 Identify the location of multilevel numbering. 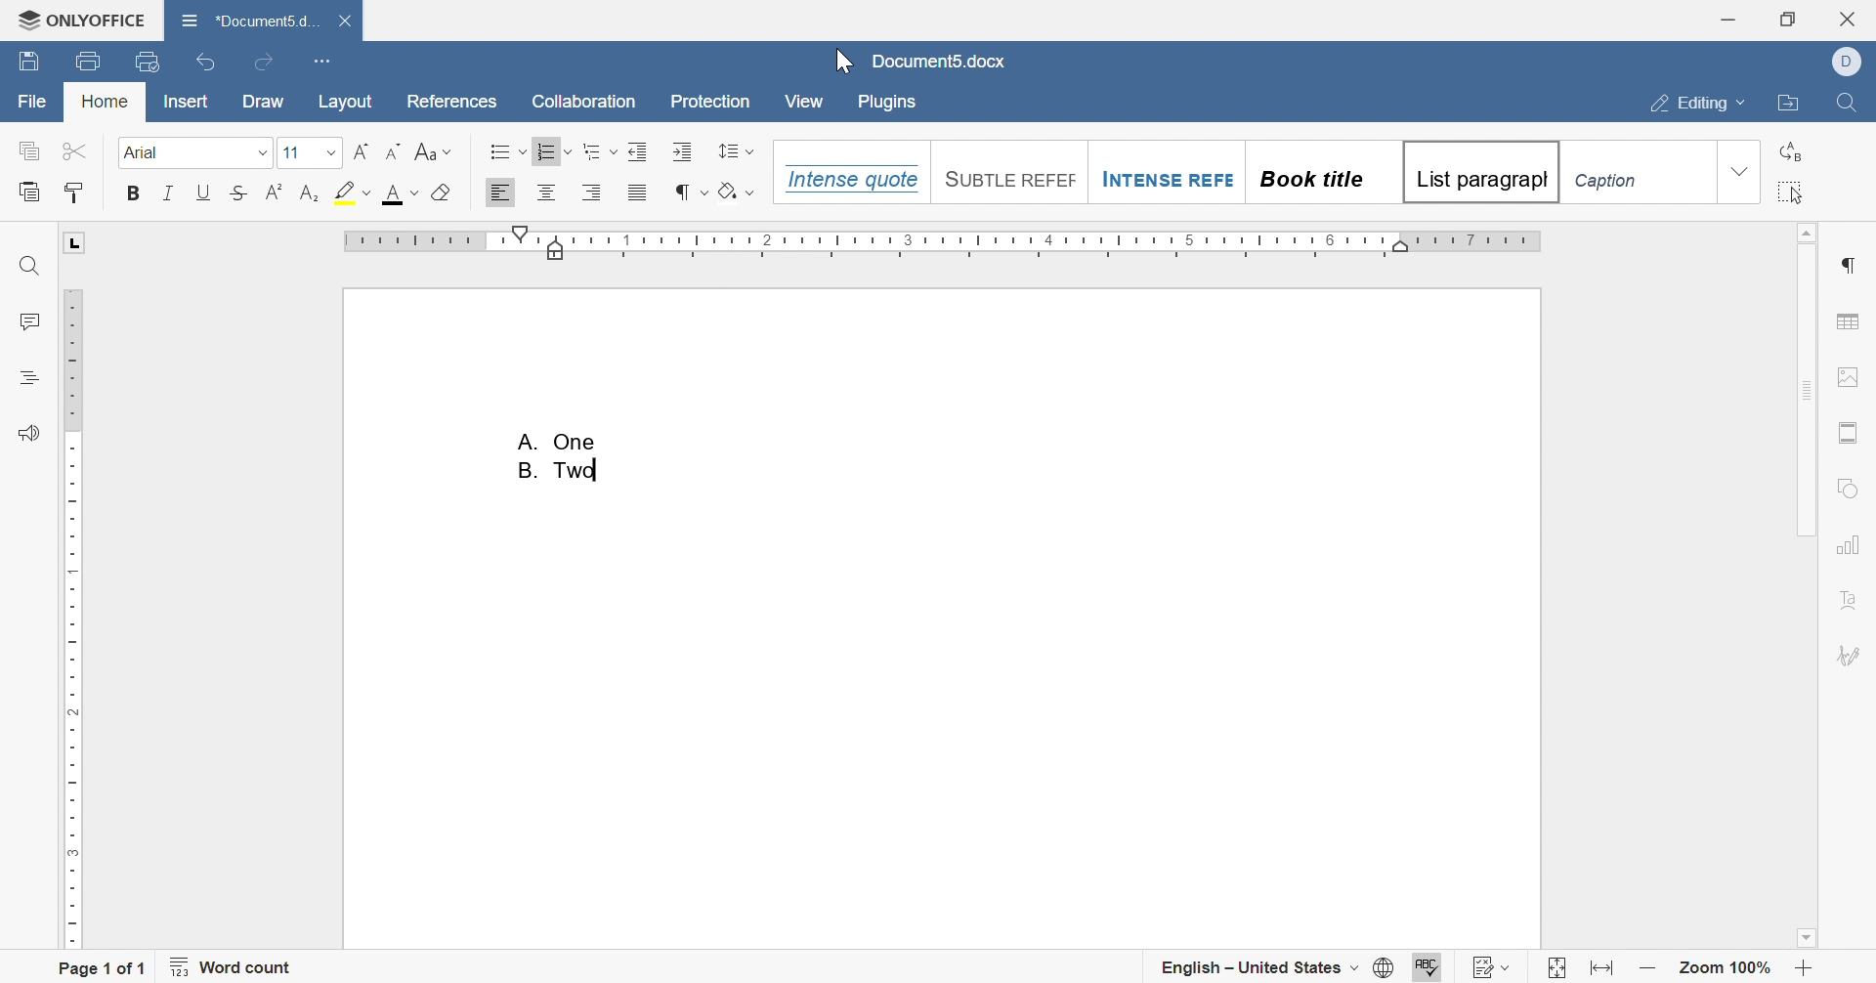
(599, 150).